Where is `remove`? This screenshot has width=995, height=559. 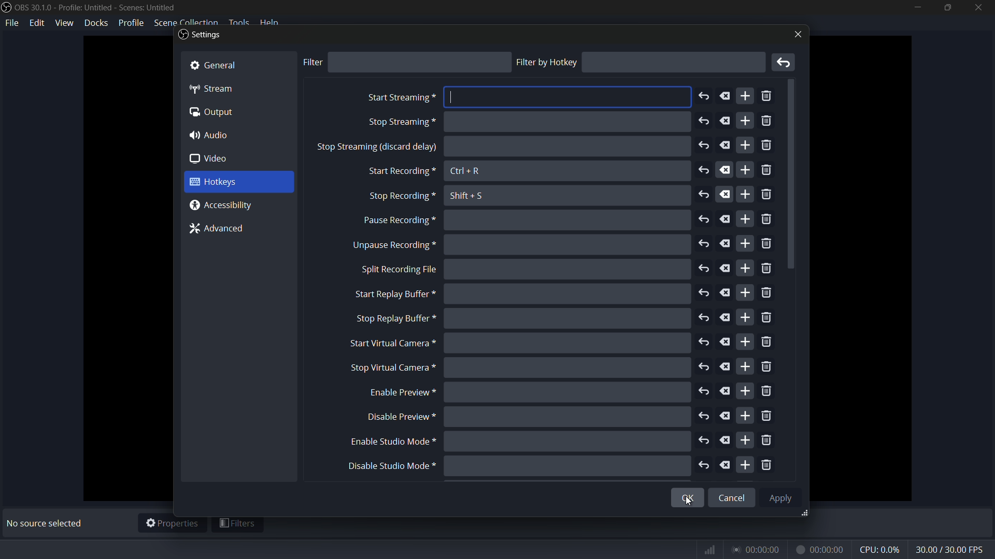
remove is located at coordinates (766, 196).